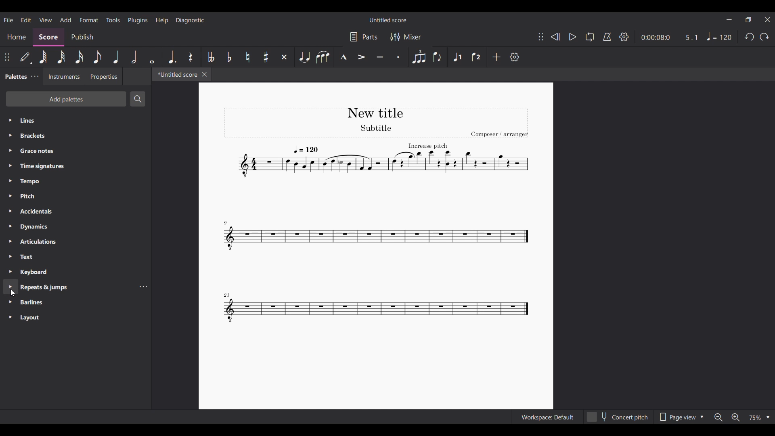  What do you see at coordinates (681, 417) in the screenshot?
I see `Page view options` at bounding box center [681, 417].